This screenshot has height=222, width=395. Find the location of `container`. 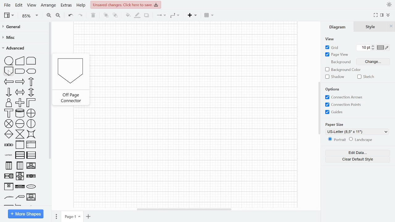

container is located at coordinates (20, 145).